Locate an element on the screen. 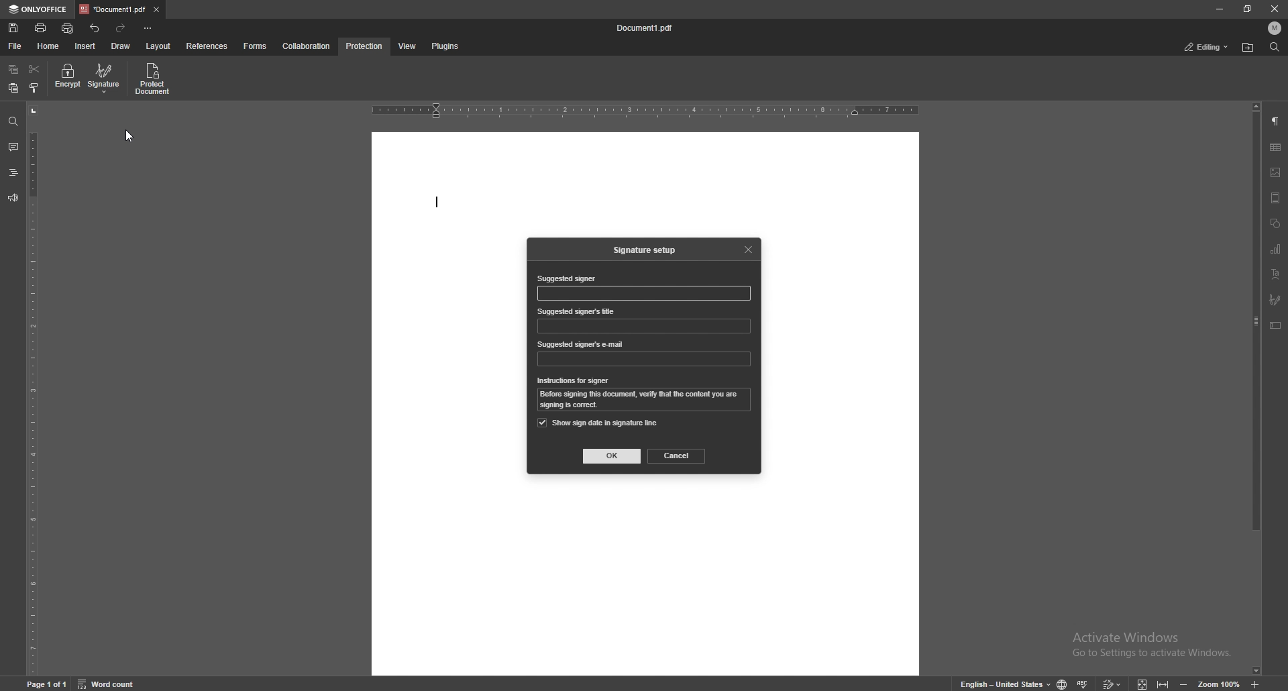 The height and width of the screenshot is (691, 1288). change doc language is located at coordinates (1057, 684).